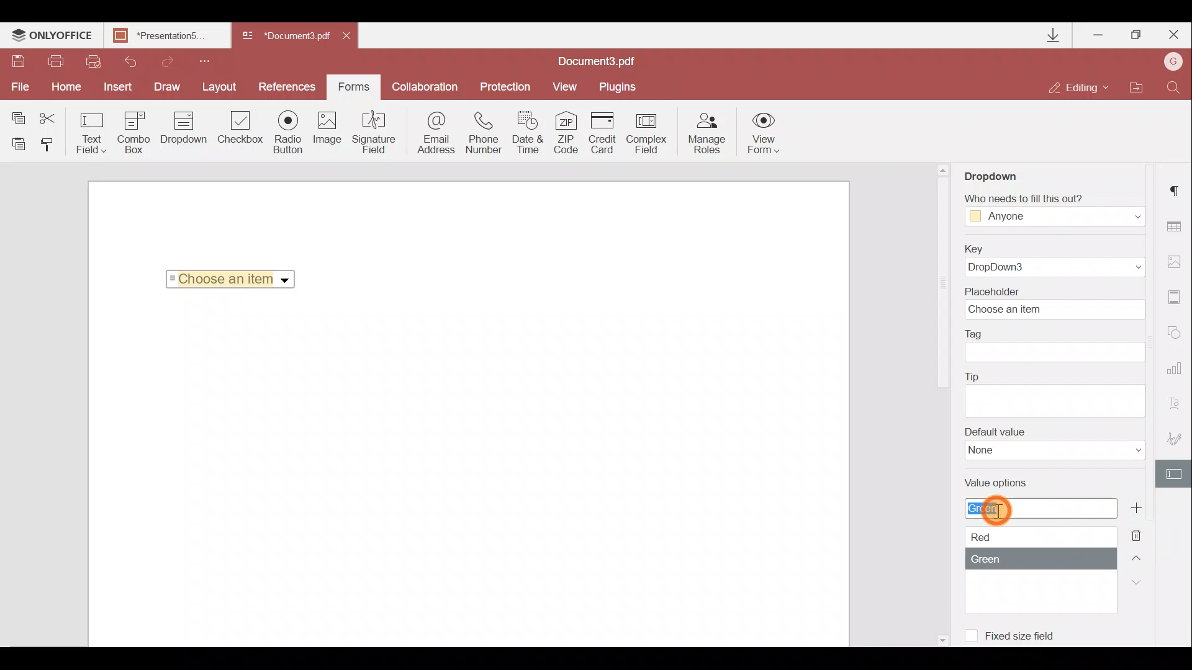  Describe the element at coordinates (1036, 546) in the screenshot. I see `Value options` at that location.